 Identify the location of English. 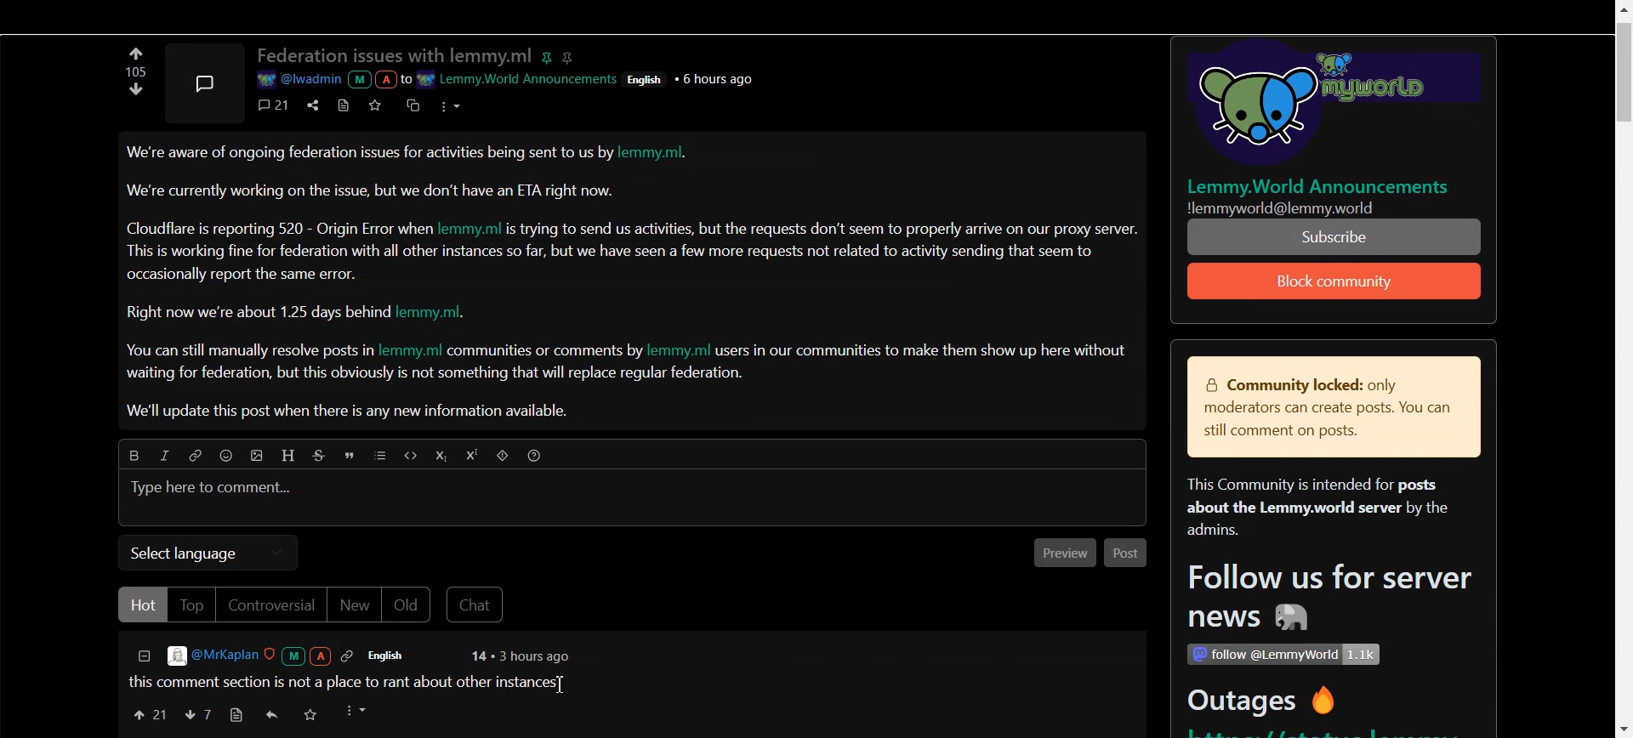
(397, 656).